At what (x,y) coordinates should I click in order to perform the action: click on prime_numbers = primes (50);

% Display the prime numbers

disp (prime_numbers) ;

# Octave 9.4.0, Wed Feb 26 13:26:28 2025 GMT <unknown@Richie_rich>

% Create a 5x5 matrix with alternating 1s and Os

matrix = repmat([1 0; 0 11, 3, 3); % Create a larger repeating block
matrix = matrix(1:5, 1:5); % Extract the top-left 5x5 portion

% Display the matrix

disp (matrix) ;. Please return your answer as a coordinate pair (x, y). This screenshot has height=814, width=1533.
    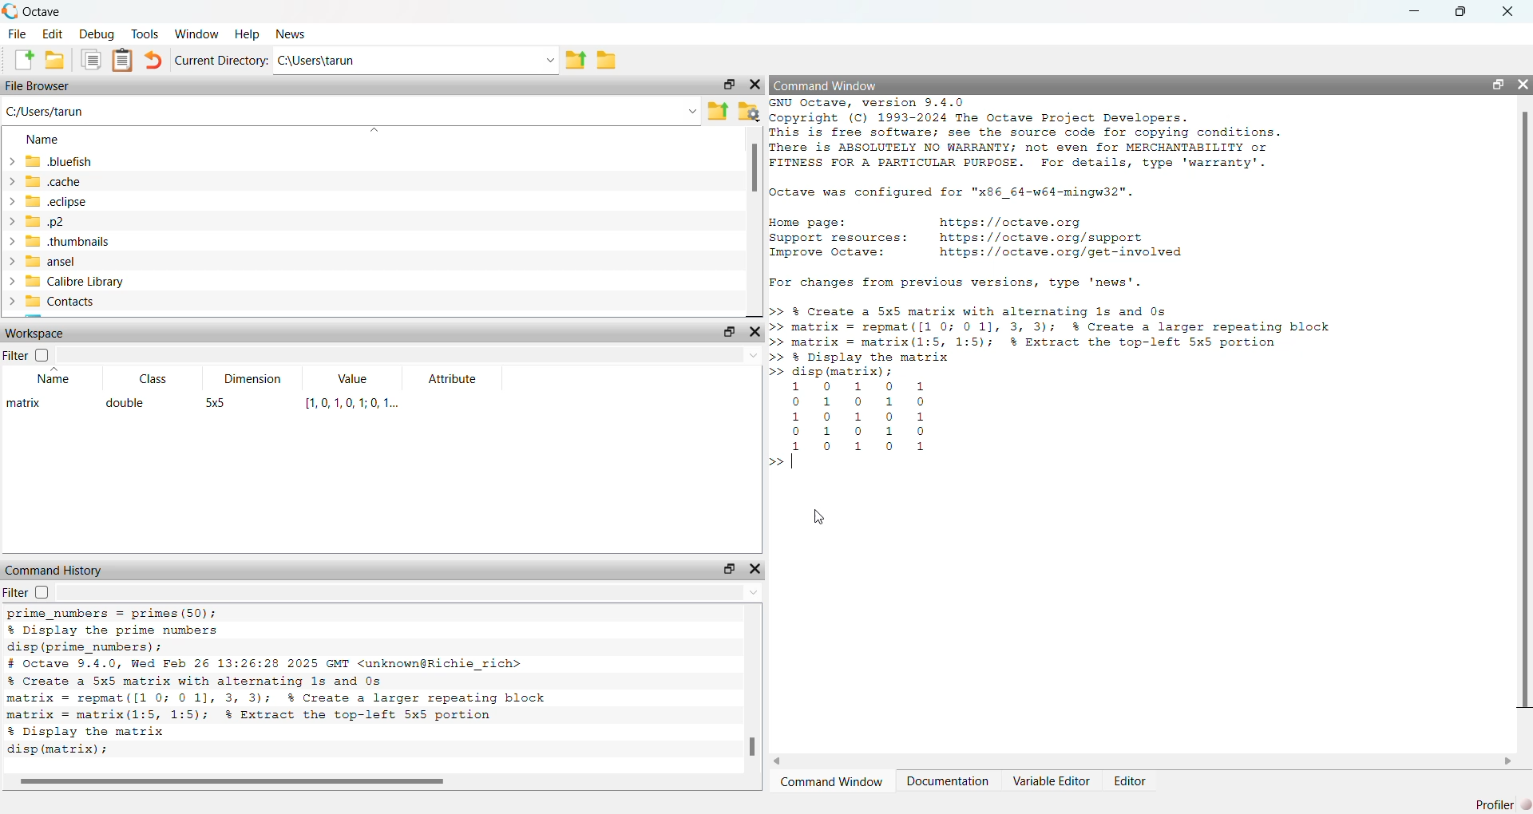
    Looking at the image, I should click on (285, 686).